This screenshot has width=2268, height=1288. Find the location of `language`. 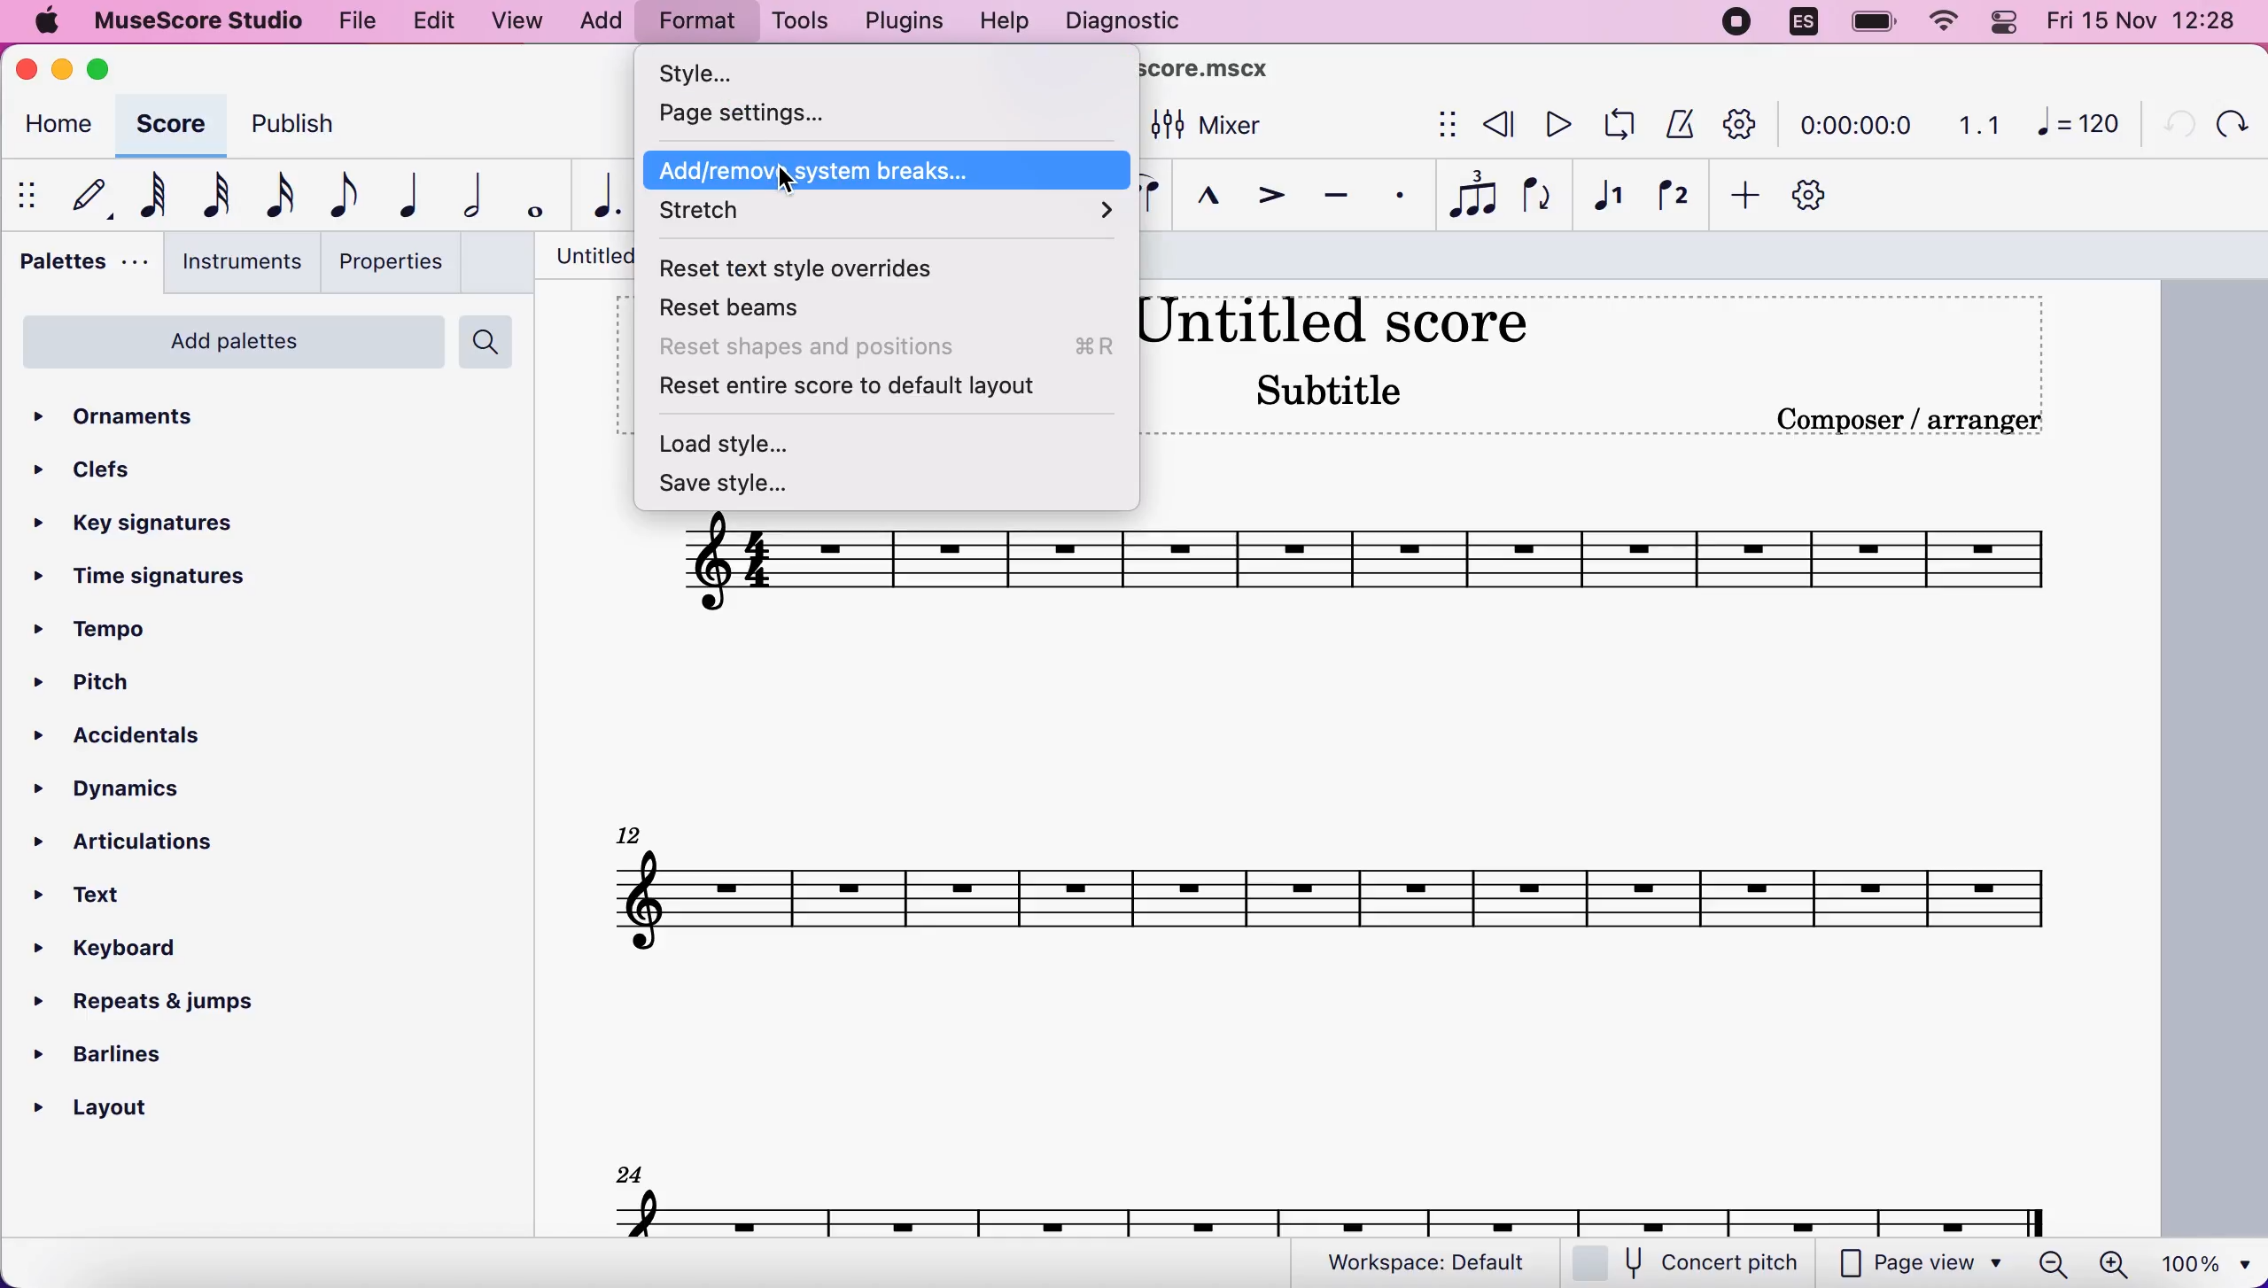

language is located at coordinates (1805, 27).